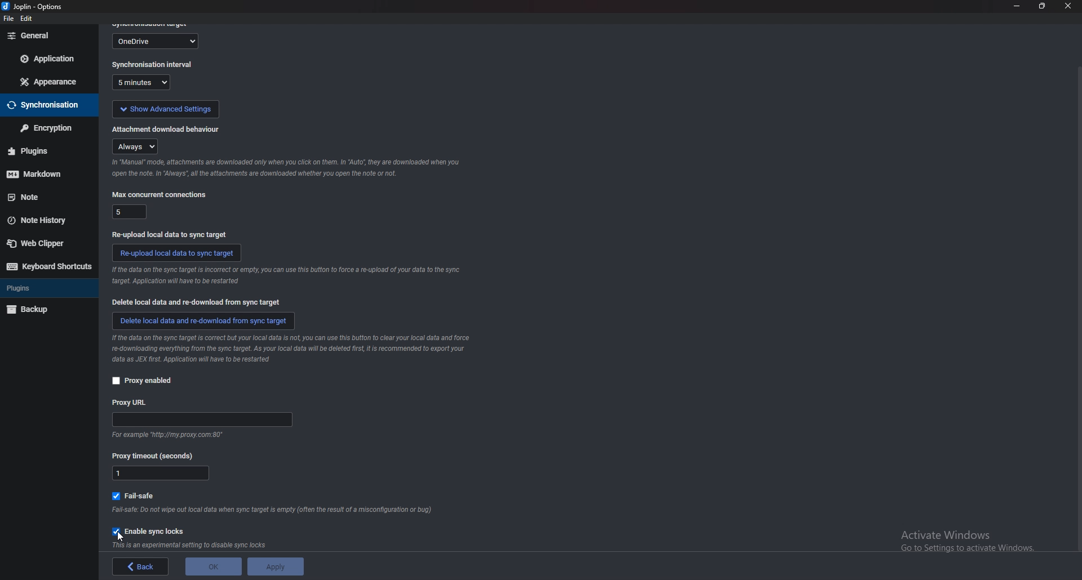 This screenshot has height=580, width=1082. I want to click on info, so click(284, 277).